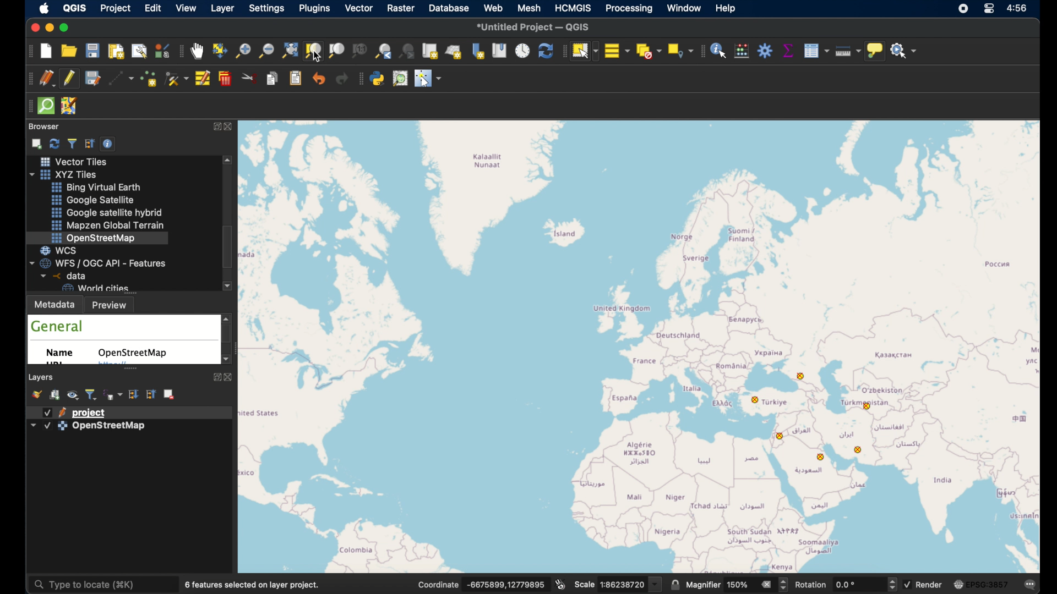 The width and height of the screenshot is (1057, 594). I want to click on google satellite hybrid, so click(105, 212).